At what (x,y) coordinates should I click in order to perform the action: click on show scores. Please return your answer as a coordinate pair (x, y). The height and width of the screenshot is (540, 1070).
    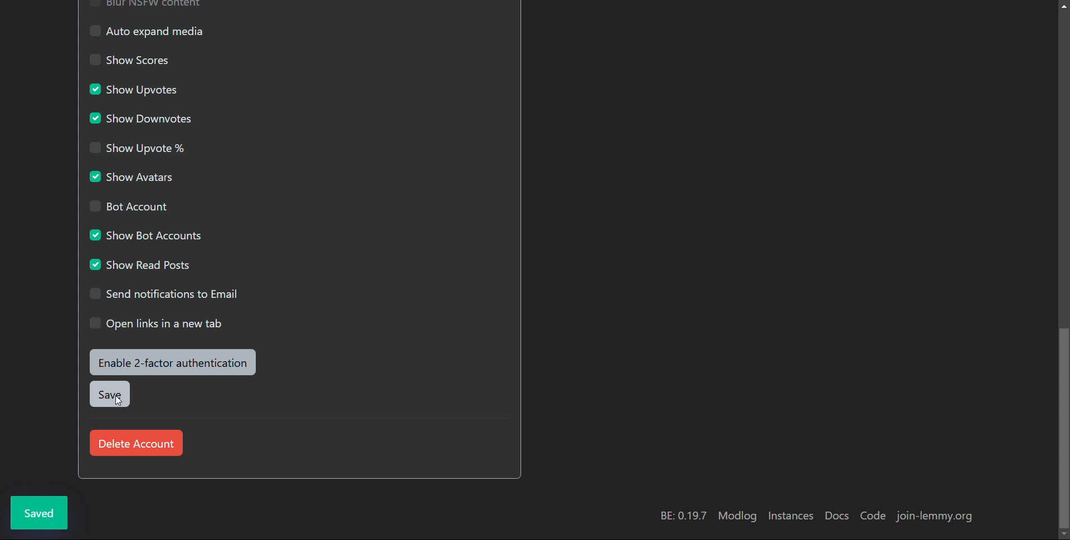
    Looking at the image, I should click on (133, 58).